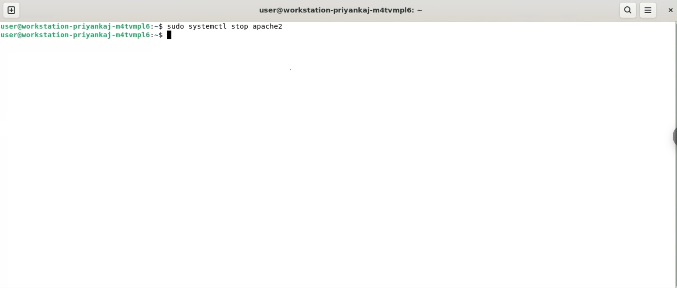 This screenshot has height=288, width=677. I want to click on close, so click(670, 10).